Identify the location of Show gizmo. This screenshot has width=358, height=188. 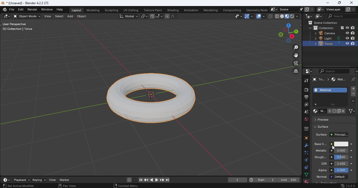
(249, 16).